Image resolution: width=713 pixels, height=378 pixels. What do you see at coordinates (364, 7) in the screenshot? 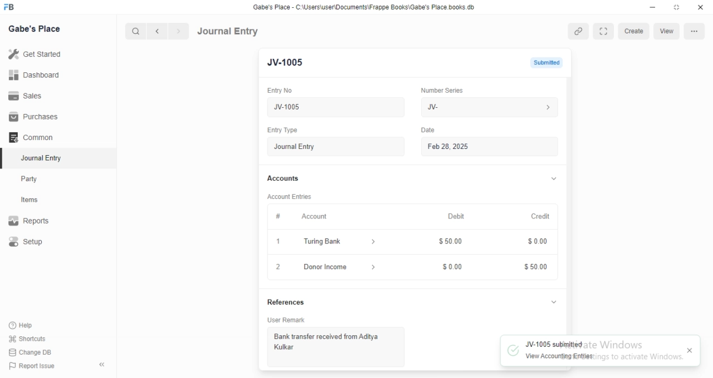
I see `Gabe's Place - C\Users\userDocuments Frappe Books\Gabe's Place books db.` at bounding box center [364, 7].